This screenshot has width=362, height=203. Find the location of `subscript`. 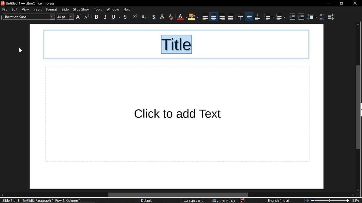

subscript is located at coordinates (144, 17).